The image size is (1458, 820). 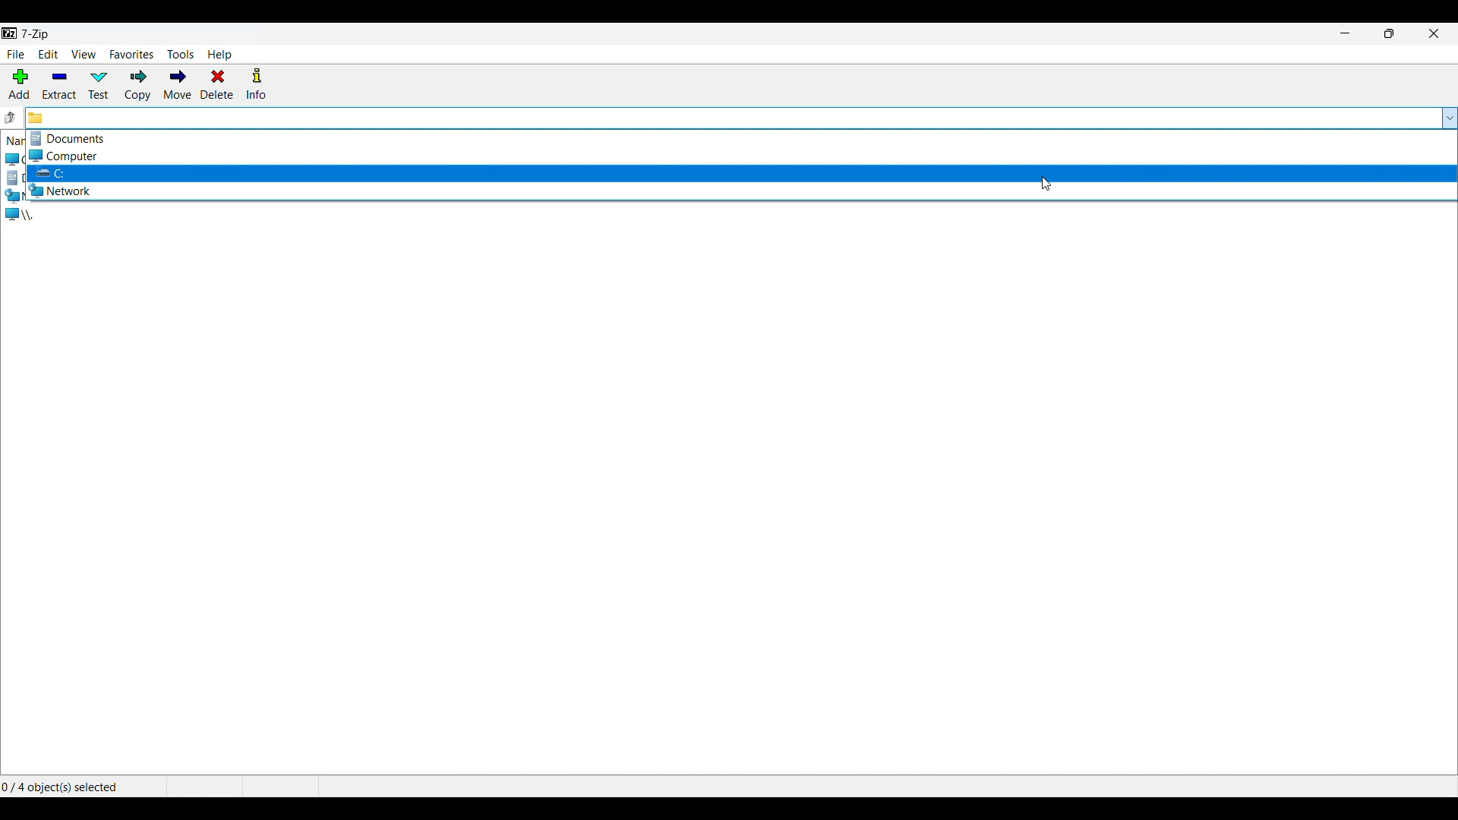 I want to click on Test, so click(x=99, y=85).